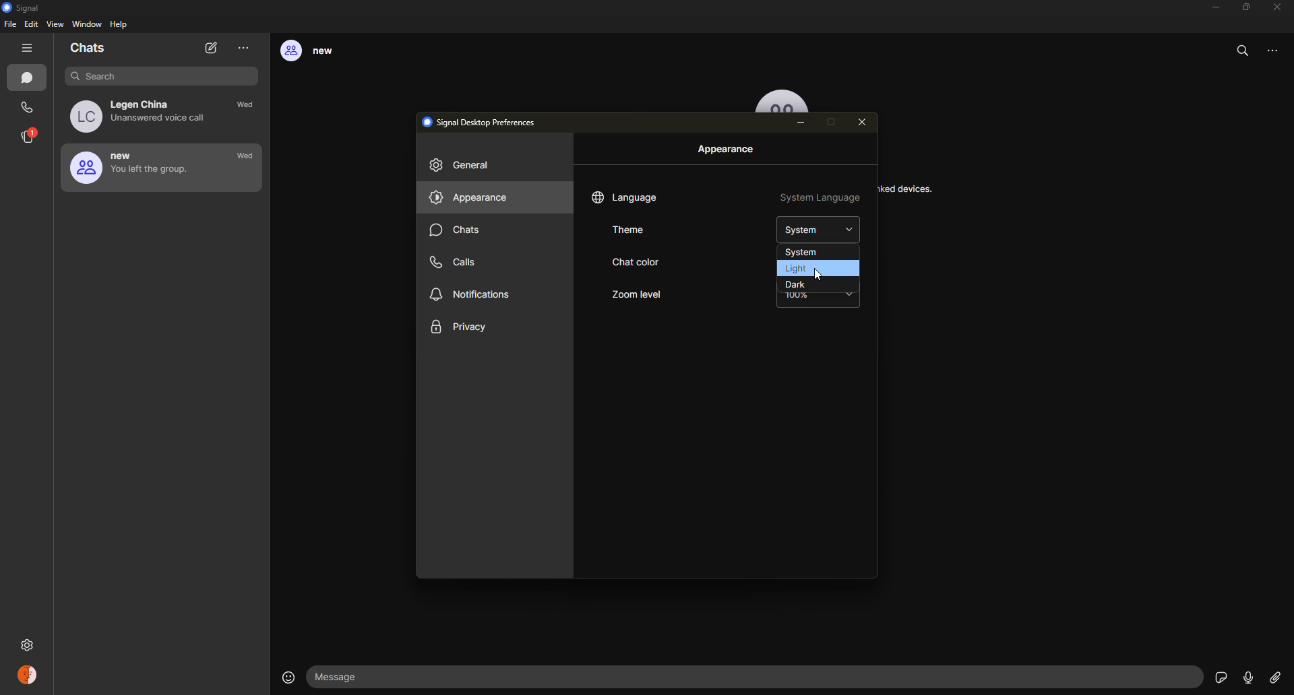 This screenshot has width=1294, height=695. Describe the element at coordinates (460, 328) in the screenshot. I see `privacy` at that location.